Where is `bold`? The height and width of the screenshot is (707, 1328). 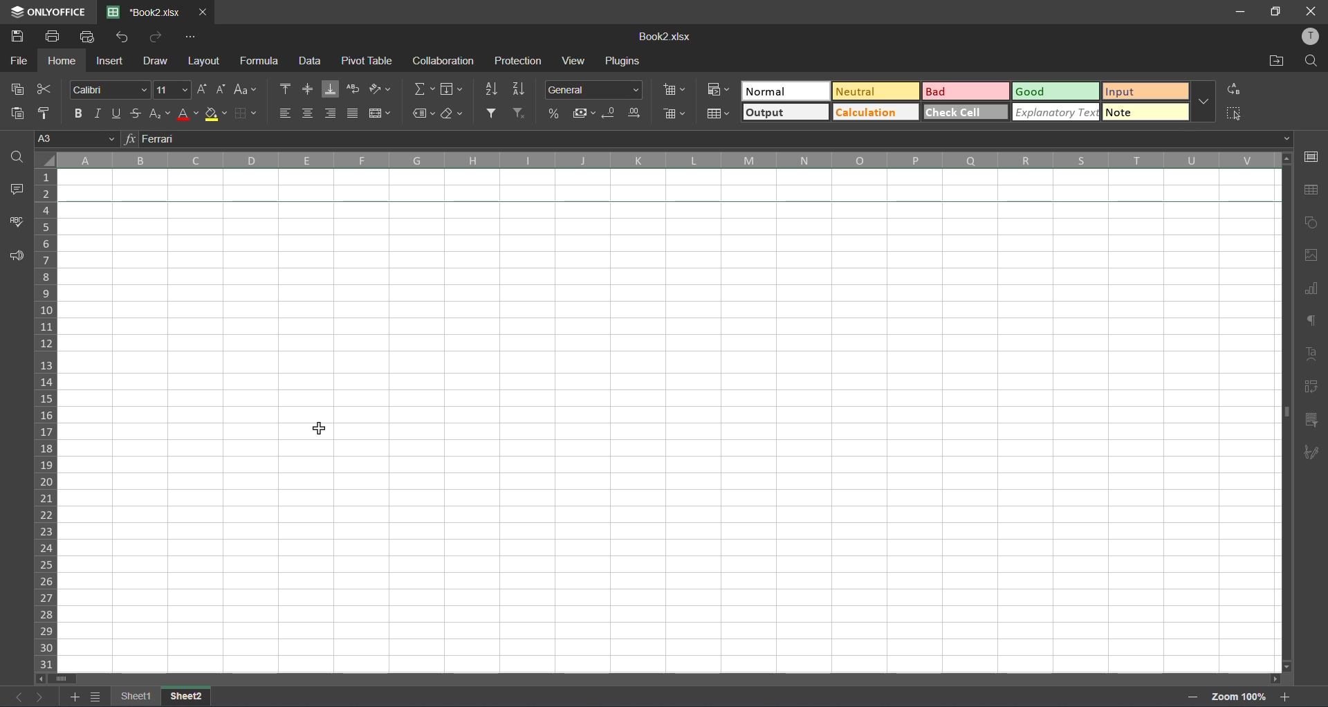
bold is located at coordinates (78, 111).